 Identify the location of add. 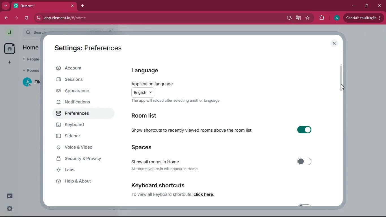
(9, 62).